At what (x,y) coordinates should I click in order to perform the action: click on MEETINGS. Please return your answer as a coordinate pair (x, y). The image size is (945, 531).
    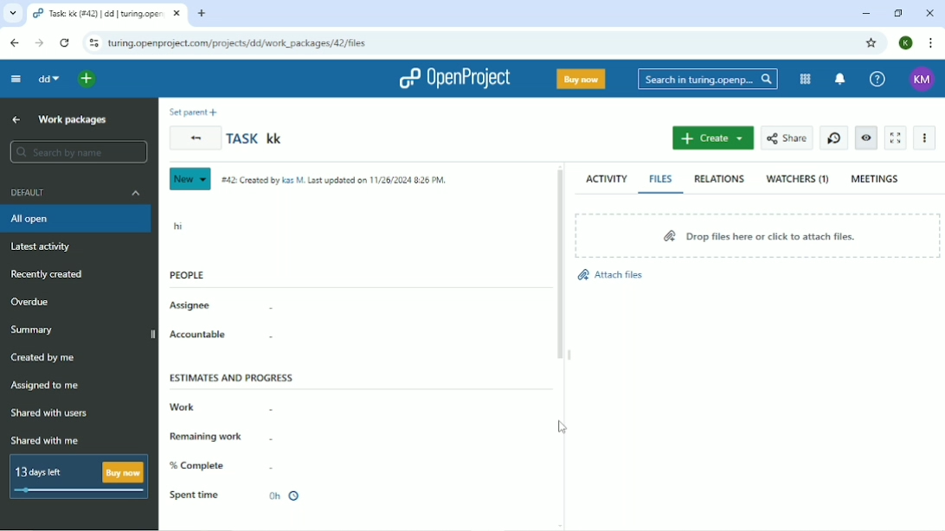
    Looking at the image, I should click on (876, 179).